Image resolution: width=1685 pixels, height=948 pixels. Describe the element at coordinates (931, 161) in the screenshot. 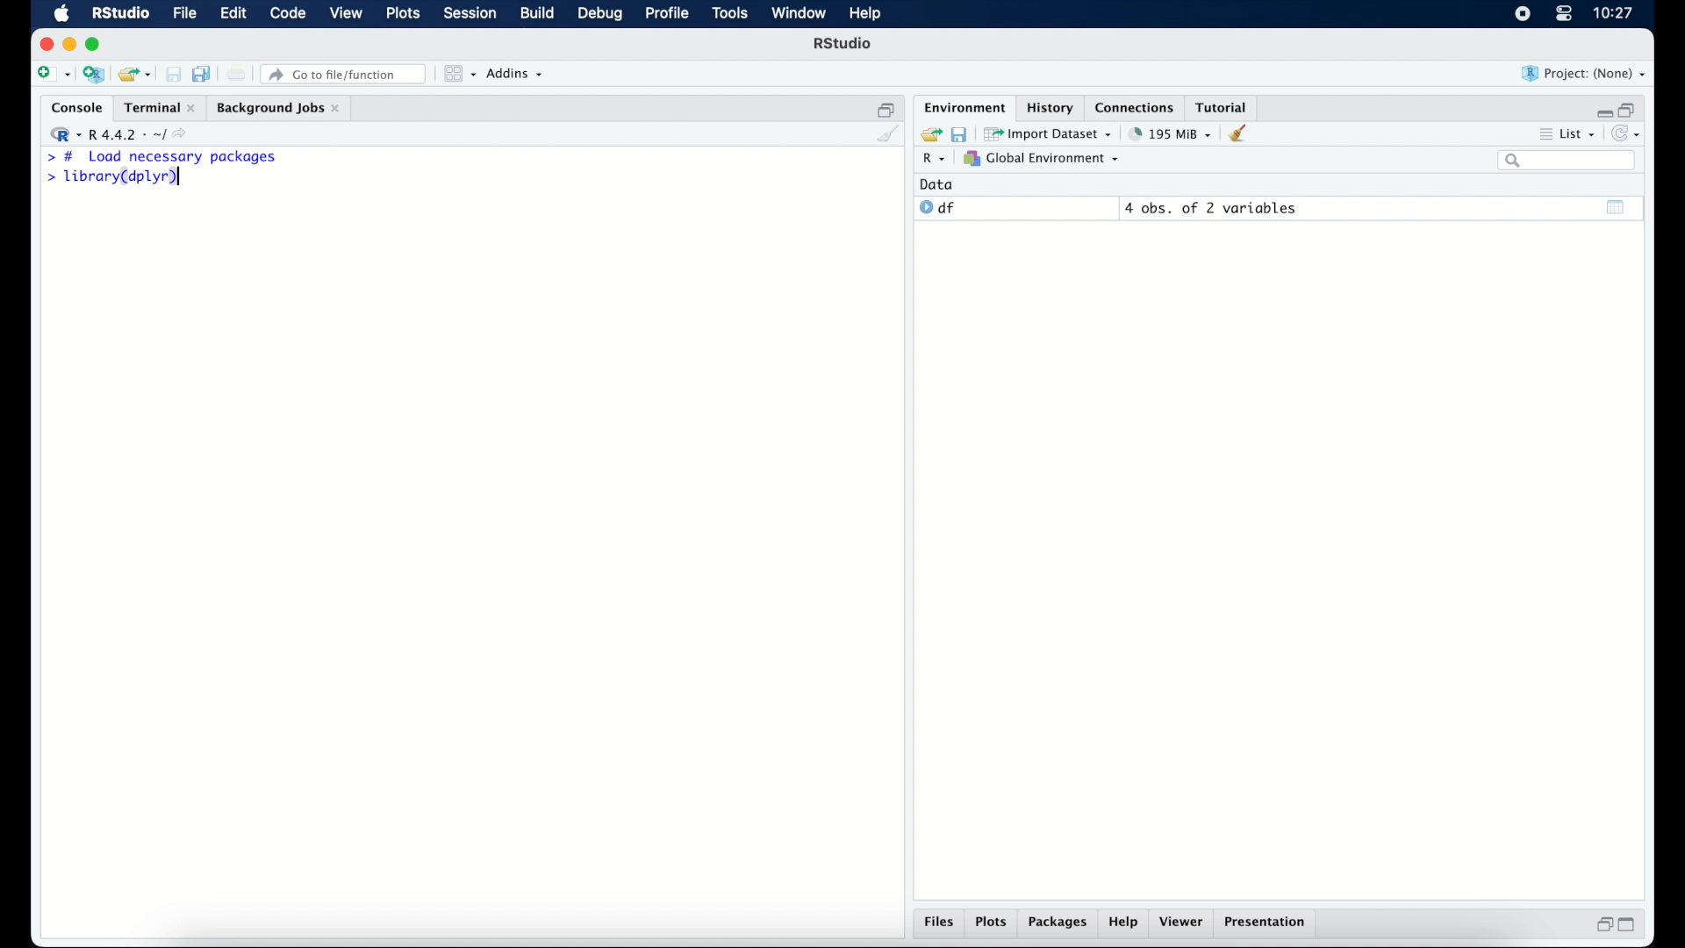

I see `R` at that location.